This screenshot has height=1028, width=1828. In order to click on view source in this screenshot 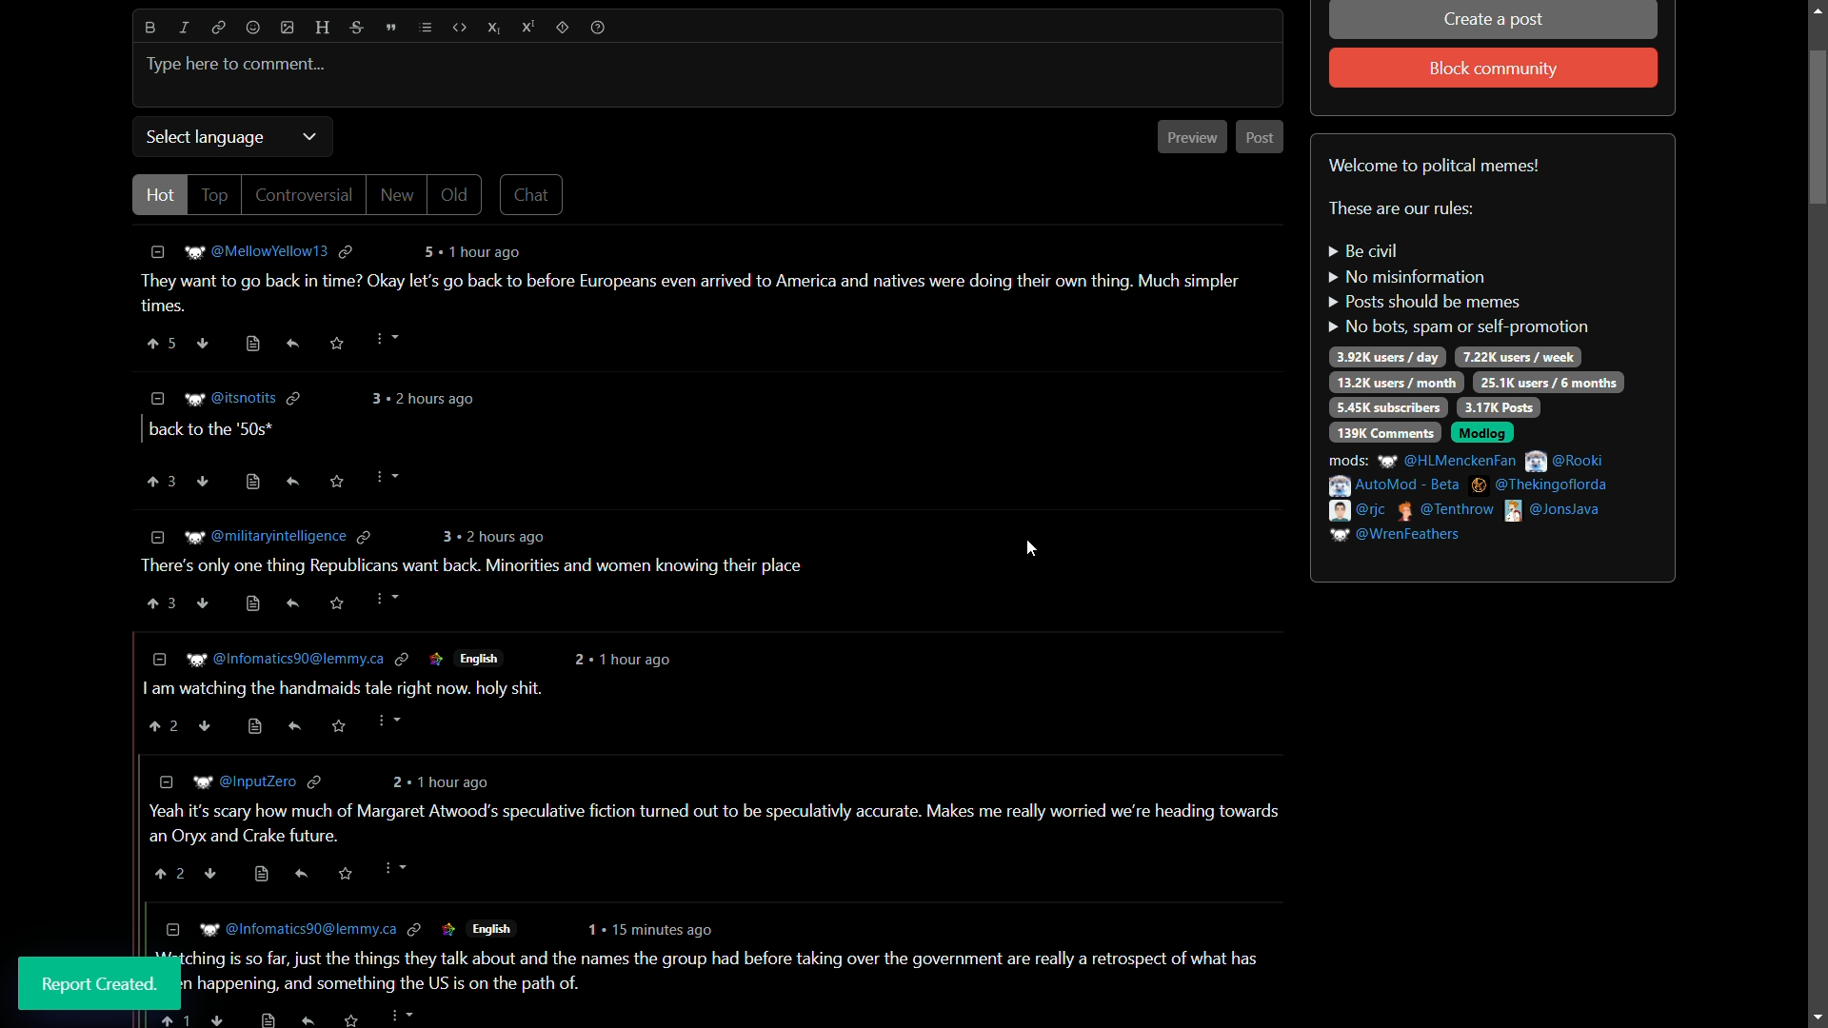, I will do `click(250, 482)`.